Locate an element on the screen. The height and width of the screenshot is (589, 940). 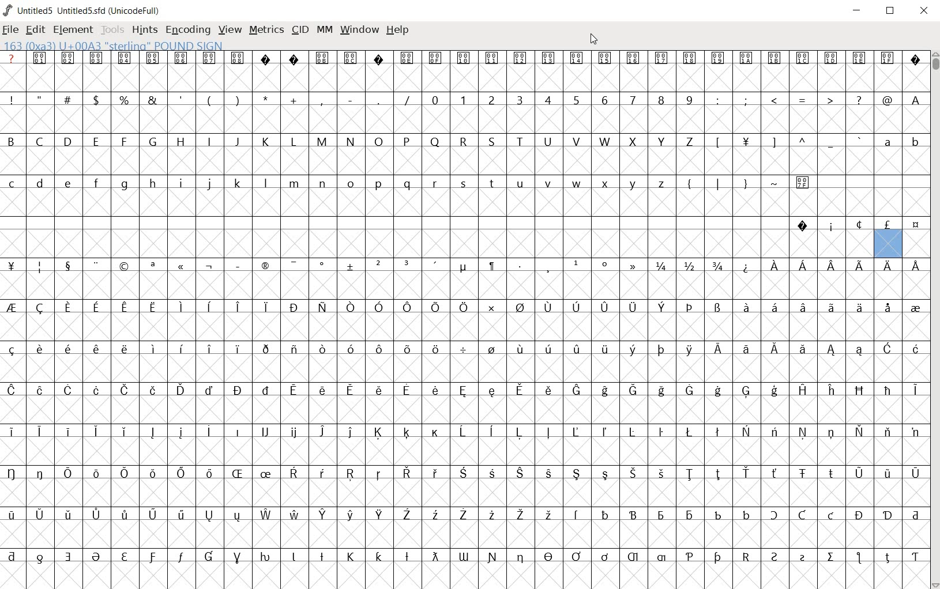
( is located at coordinates (210, 100).